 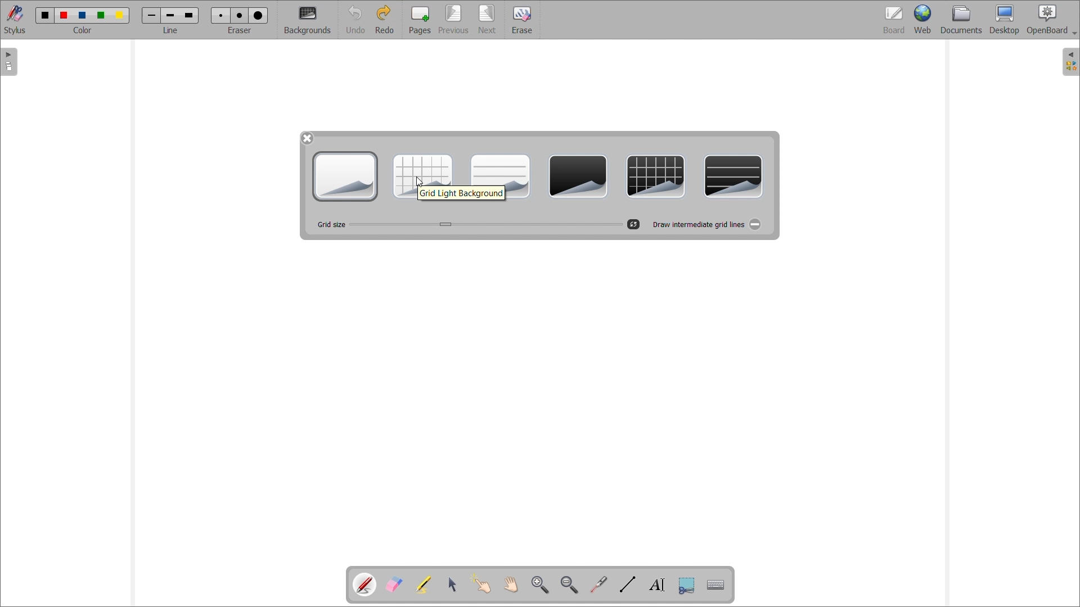 I want to click on Annotate document, so click(x=365, y=585).